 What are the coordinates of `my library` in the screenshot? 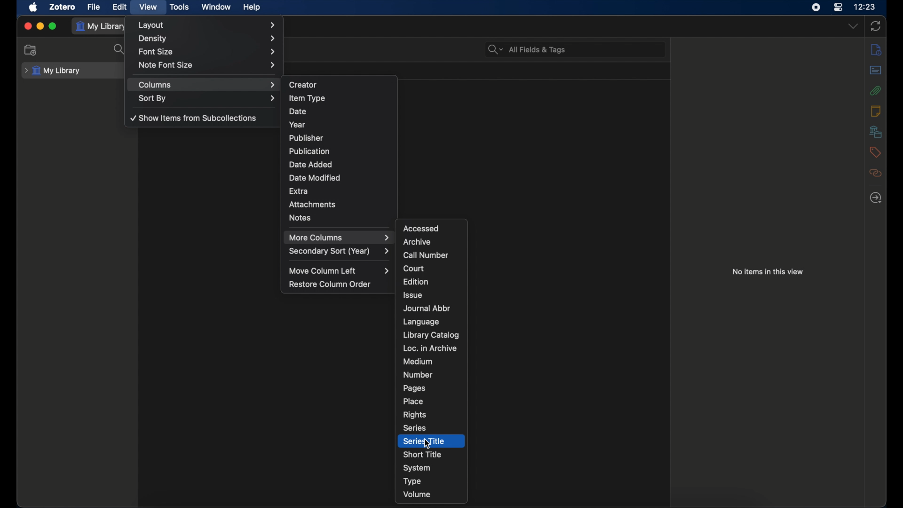 It's located at (53, 71).